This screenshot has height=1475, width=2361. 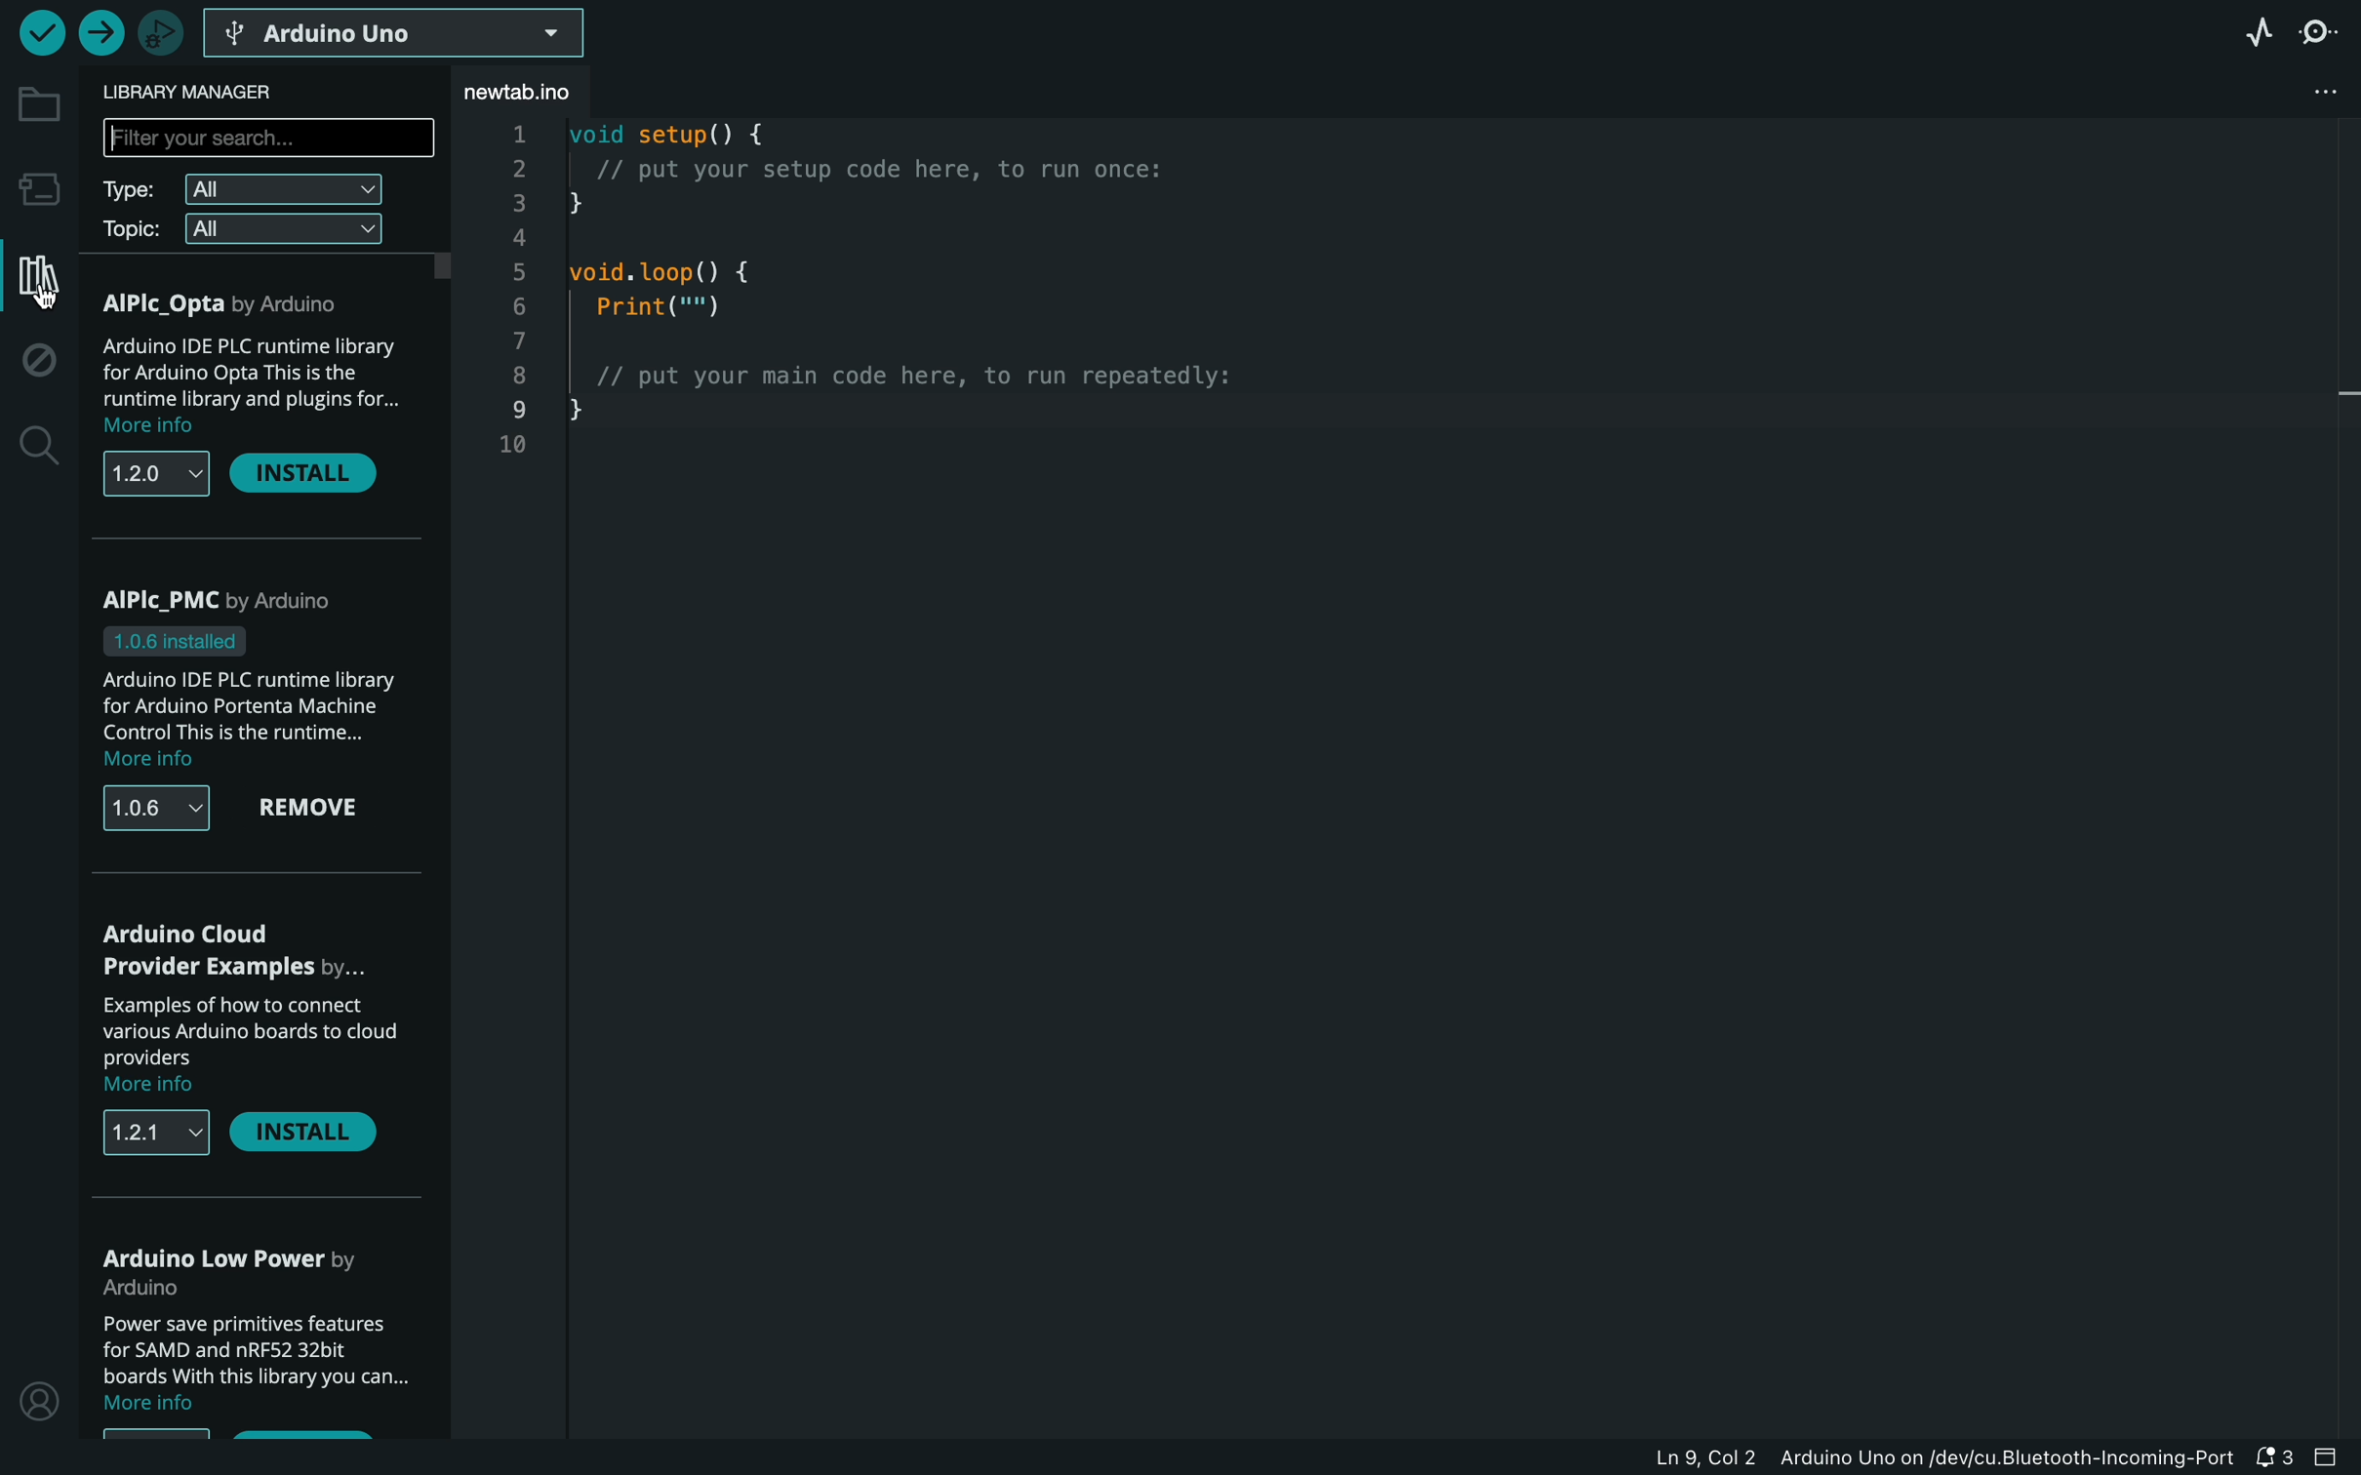 What do you see at coordinates (235, 952) in the screenshot?
I see `arduino cloud` at bounding box center [235, 952].